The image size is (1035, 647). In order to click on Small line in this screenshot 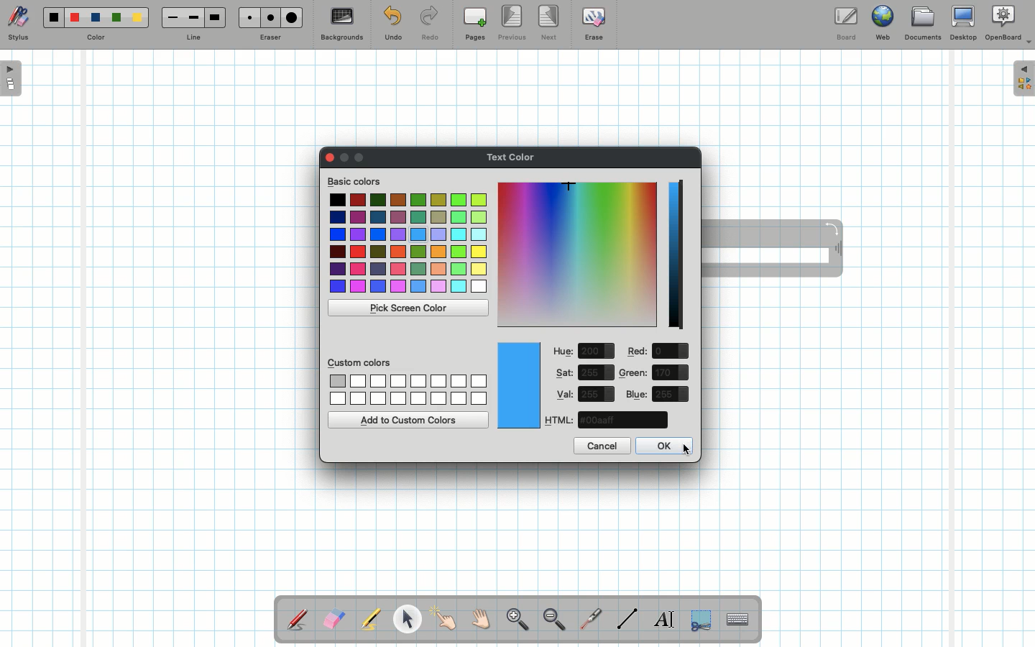, I will do `click(170, 18)`.